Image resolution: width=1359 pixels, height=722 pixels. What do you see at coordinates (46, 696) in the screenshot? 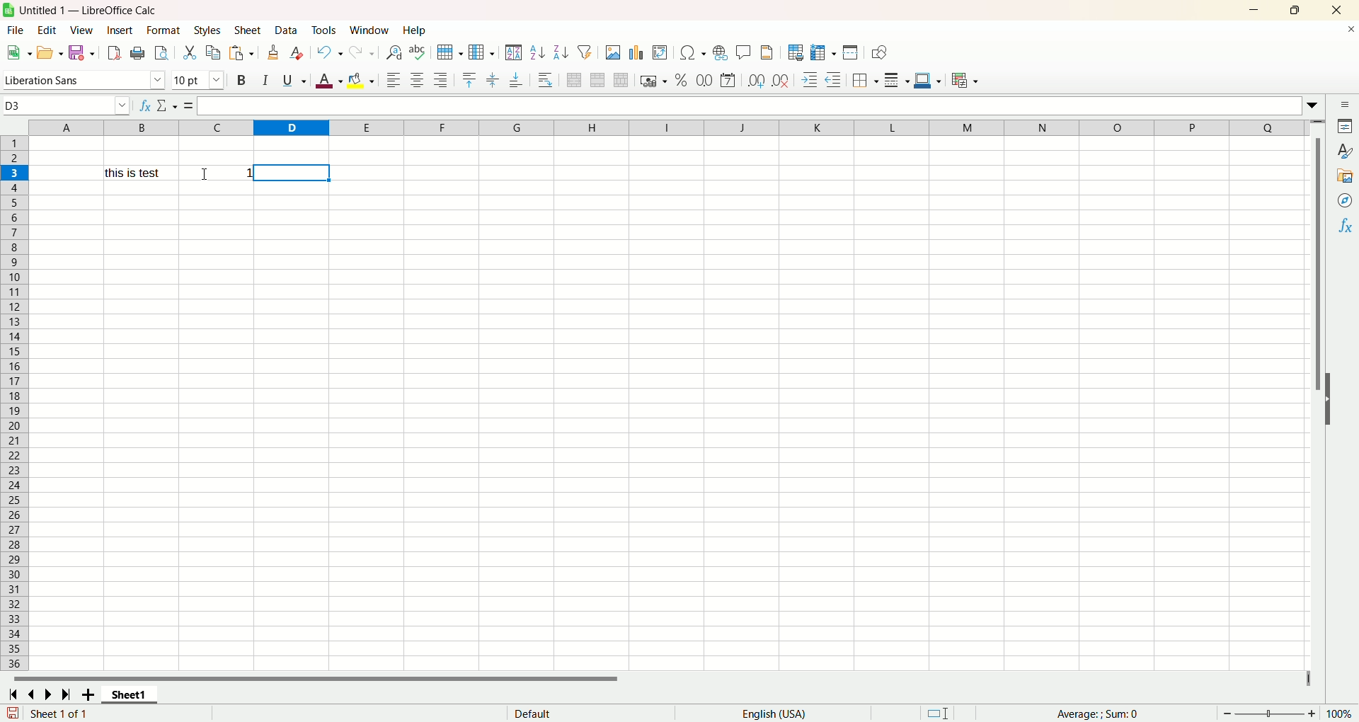
I see `next sheet` at bounding box center [46, 696].